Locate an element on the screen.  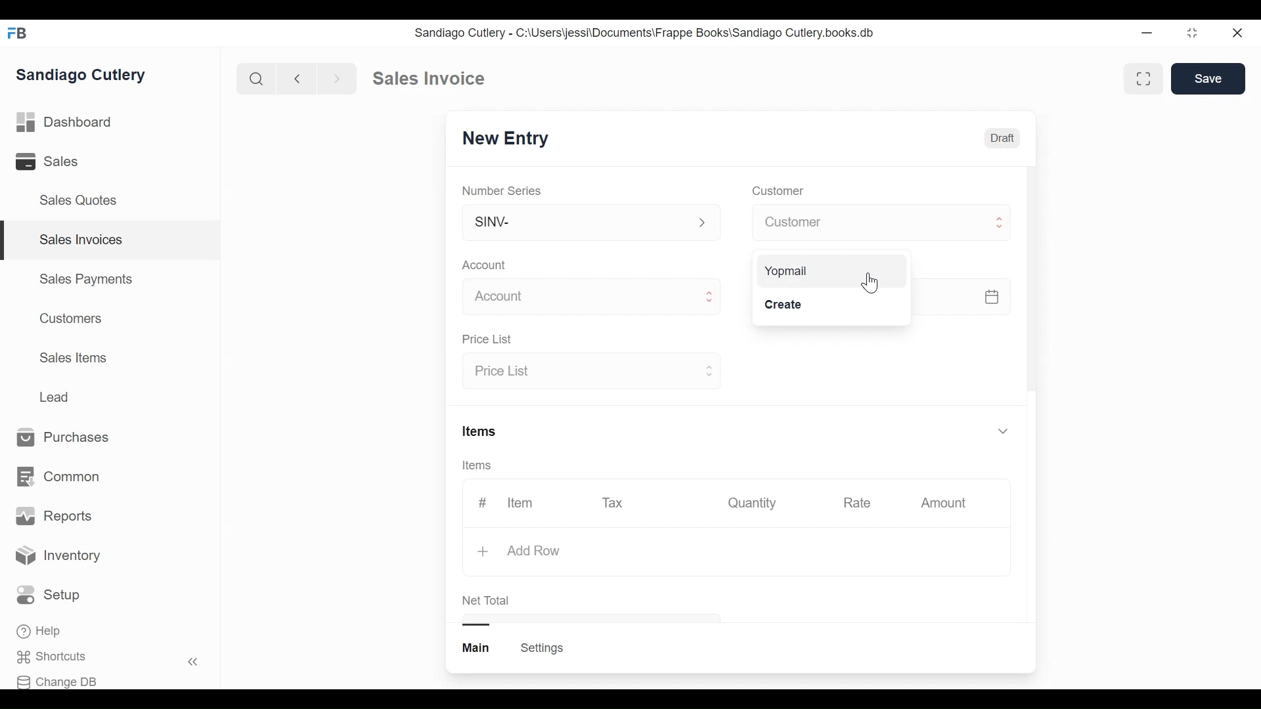
Common is located at coordinates (60, 477).